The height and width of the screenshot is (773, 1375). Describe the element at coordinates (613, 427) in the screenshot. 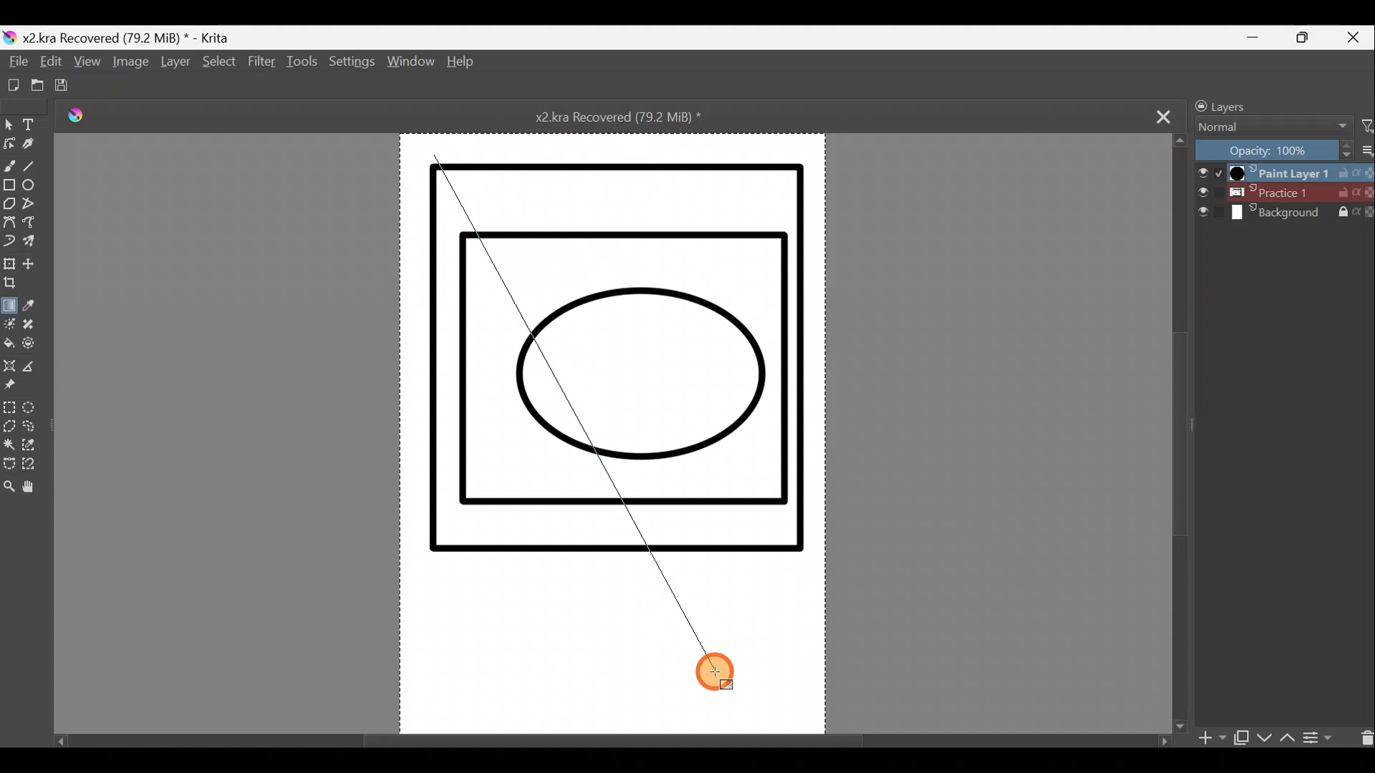

I see `Canvas` at that location.